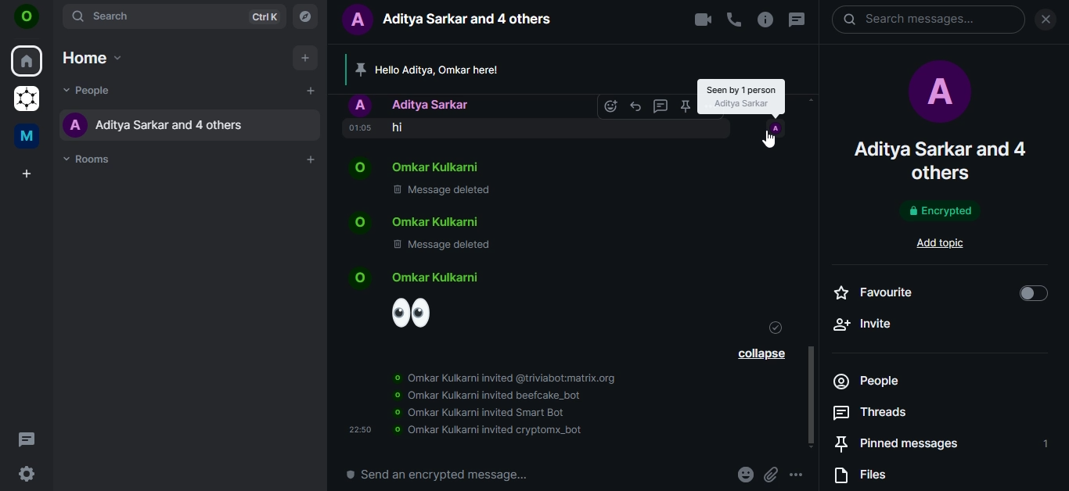  Describe the element at coordinates (941, 160) in the screenshot. I see `aditya sarkar and 3 others` at that location.